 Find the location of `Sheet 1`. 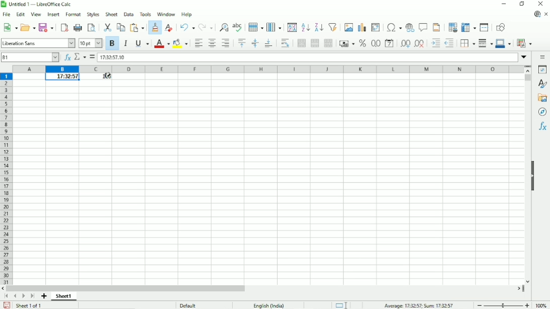

Sheet 1 is located at coordinates (64, 297).